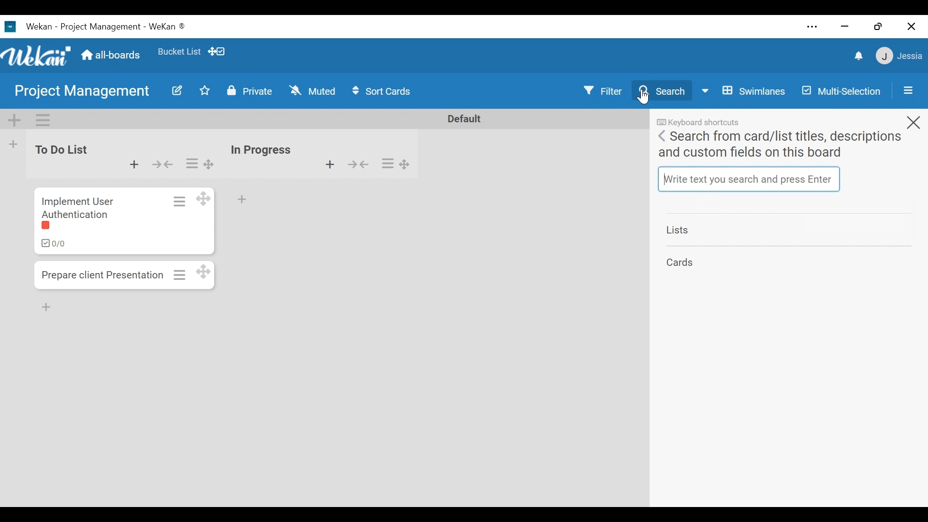 This screenshot has height=522, width=928. Describe the element at coordinates (132, 162) in the screenshot. I see `Add card to top of the list` at that location.